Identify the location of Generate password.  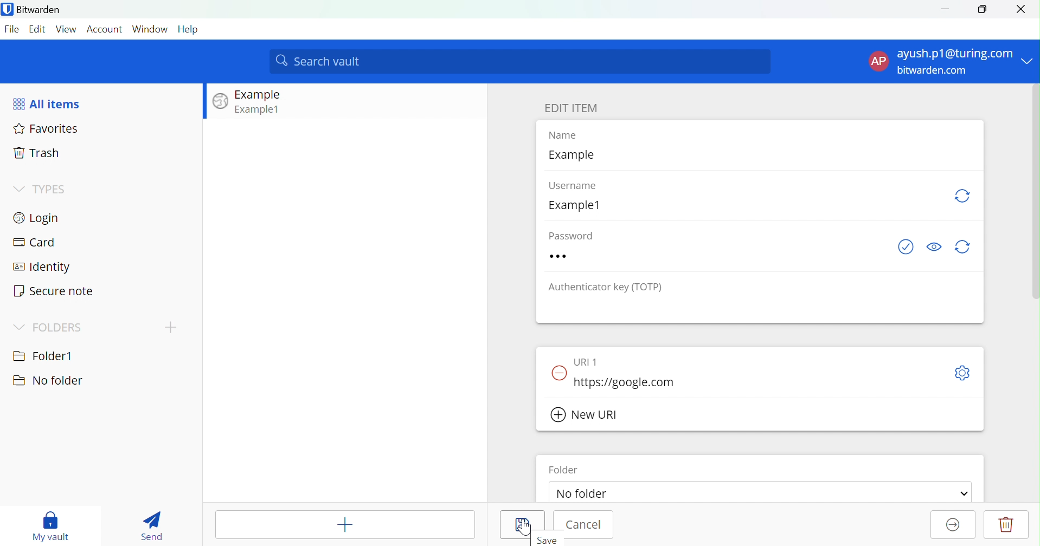
(966, 246).